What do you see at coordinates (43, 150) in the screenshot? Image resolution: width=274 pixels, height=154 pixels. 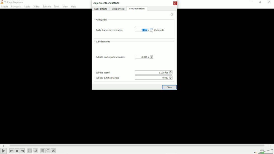 I see `Toggle playlist` at bounding box center [43, 150].